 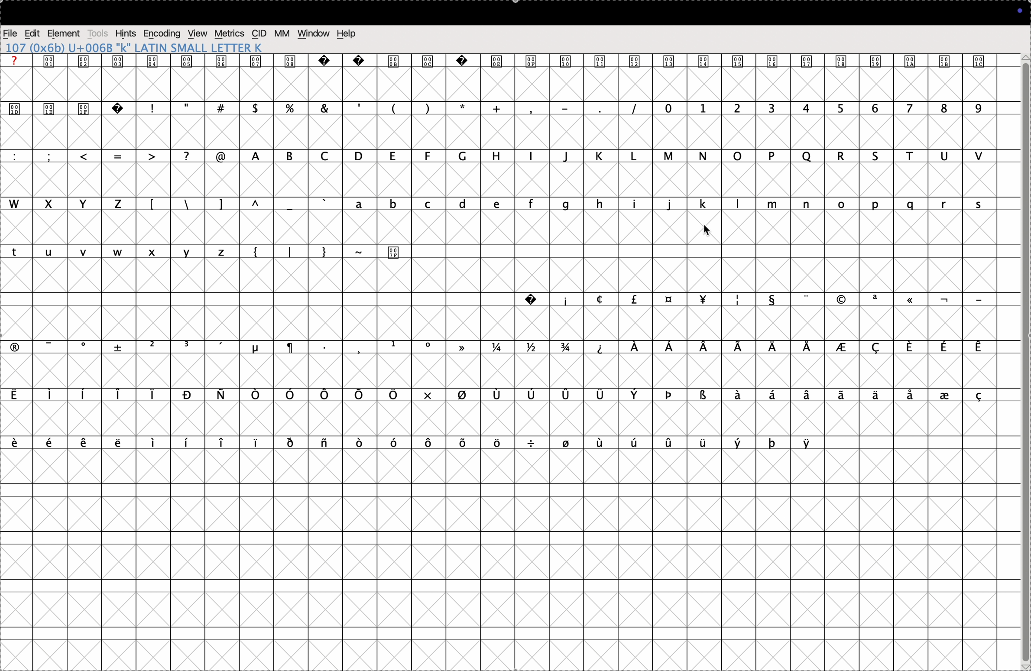 What do you see at coordinates (776, 202) in the screenshot?
I see `m` at bounding box center [776, 202].